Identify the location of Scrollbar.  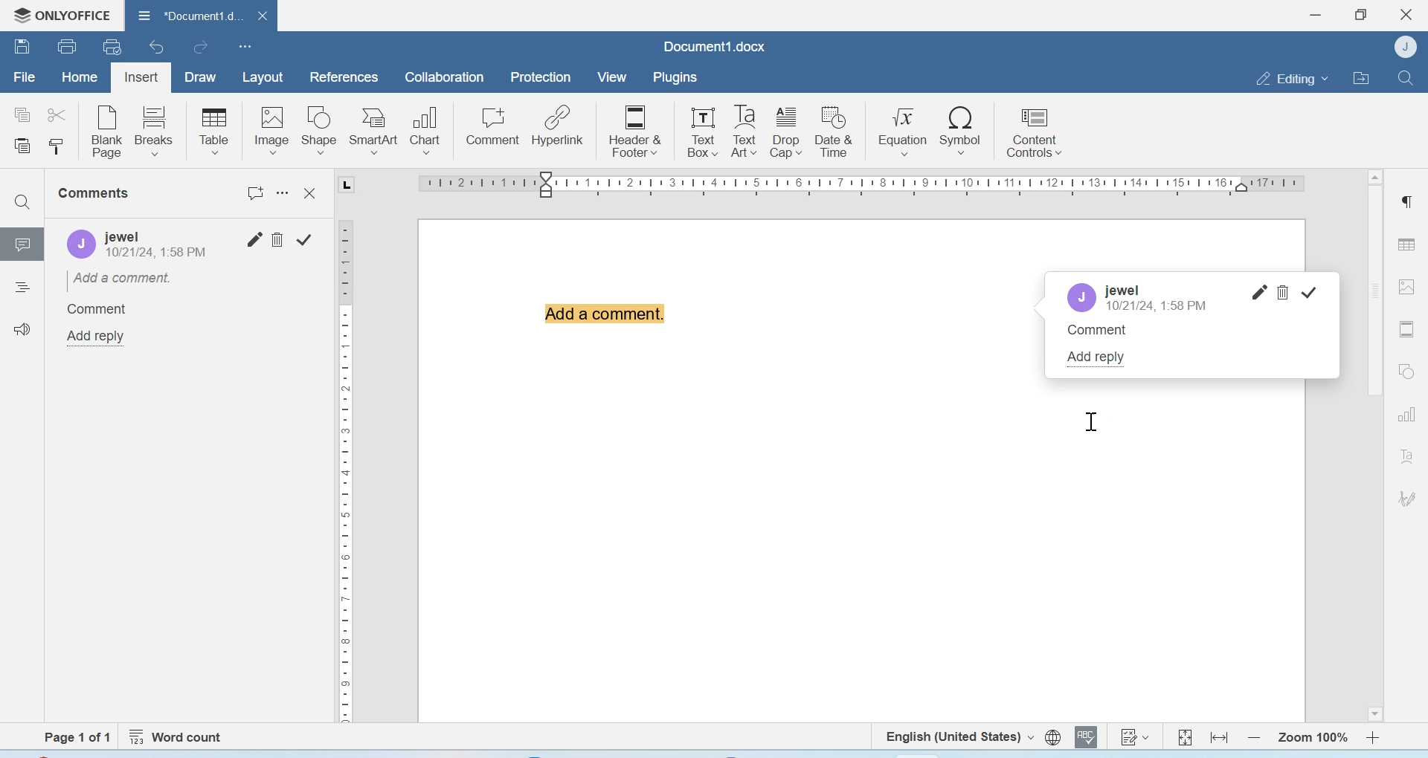
(1374, 444).